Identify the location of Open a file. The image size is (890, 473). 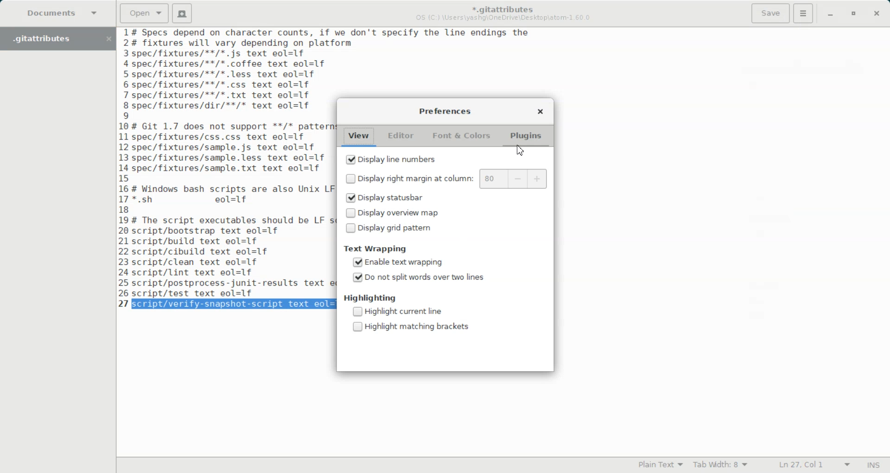
(144, 13).